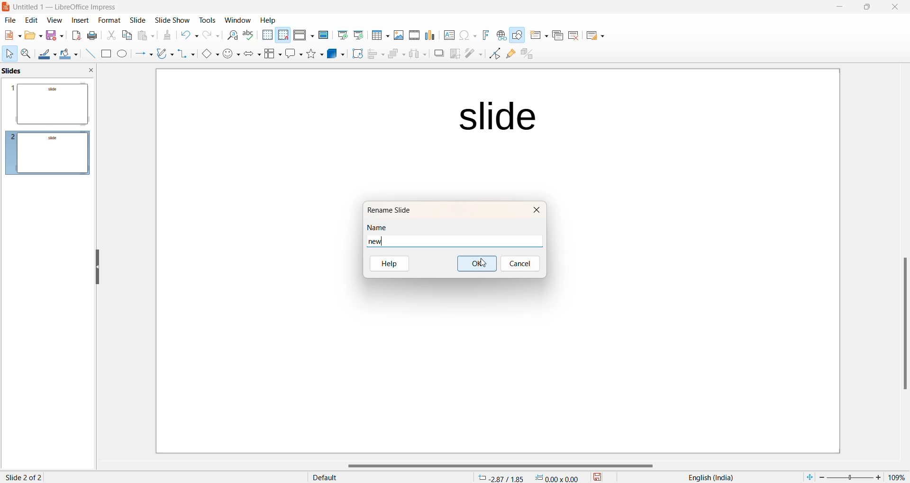 This screenshot has height=483, width=910. What do you see at coordinates (527, 54) in the screenshot?
I see `toggle extrusion` at bounding box center [527, 54].